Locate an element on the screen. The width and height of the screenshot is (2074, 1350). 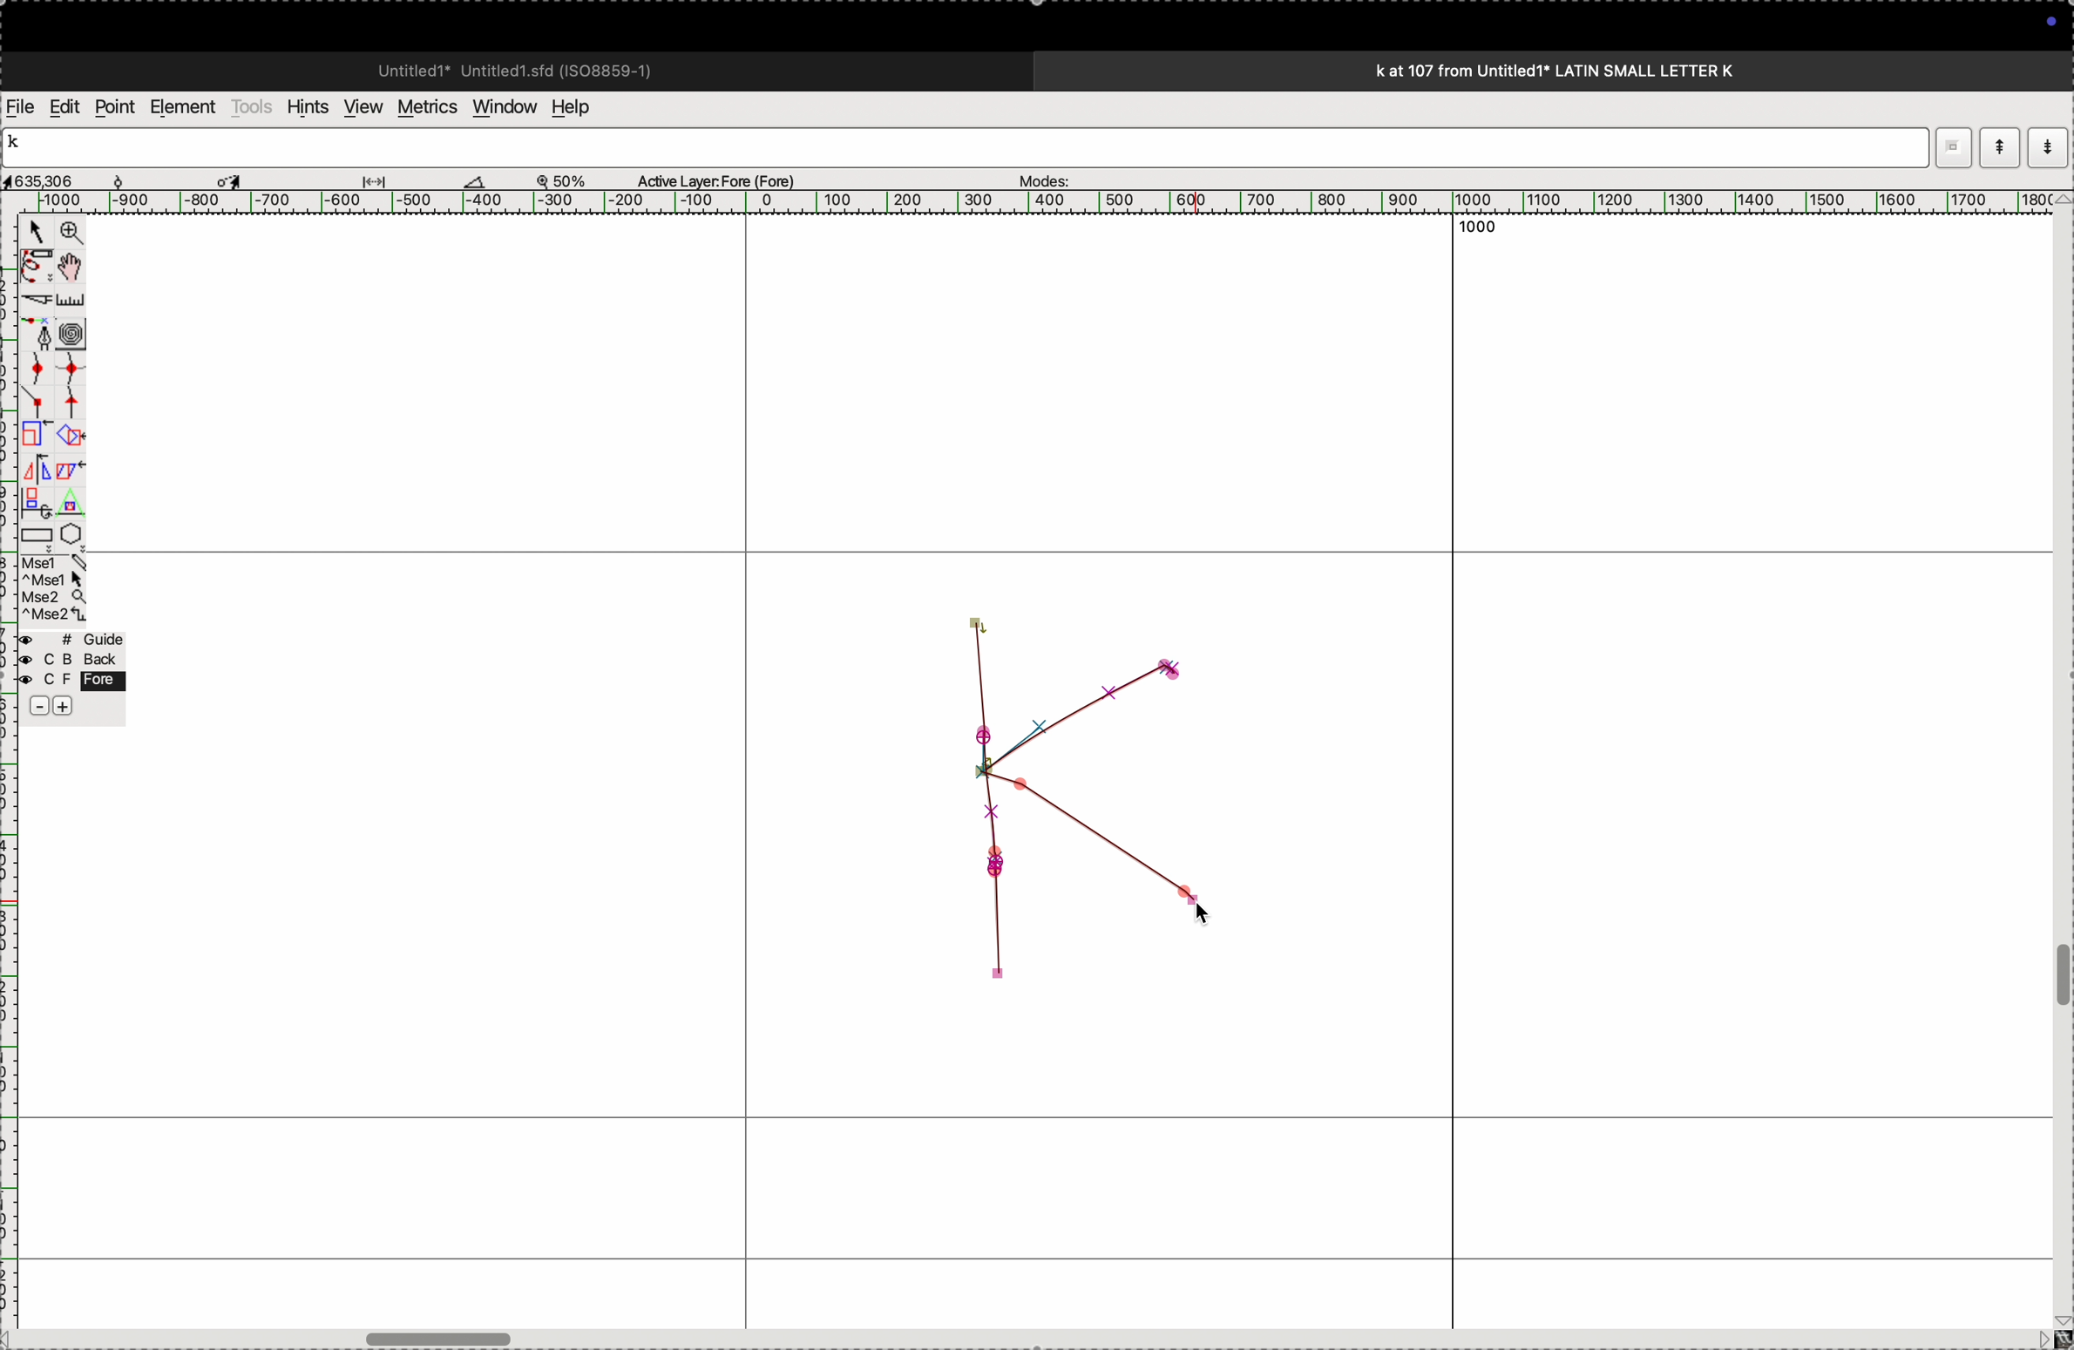
apply is located at coordinates (71, 482).